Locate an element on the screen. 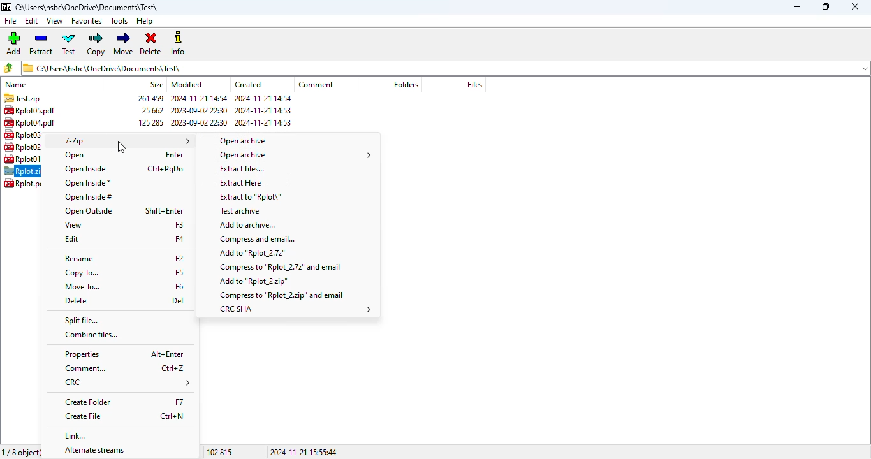  delete is located at coordinates (77, 301).